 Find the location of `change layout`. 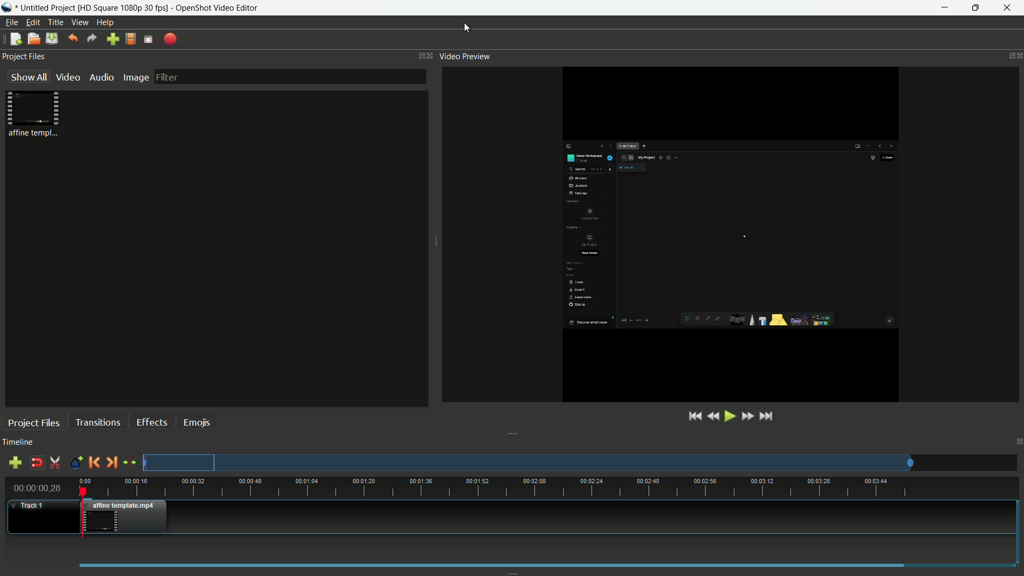

change layout is located at coordinates (418, 55).